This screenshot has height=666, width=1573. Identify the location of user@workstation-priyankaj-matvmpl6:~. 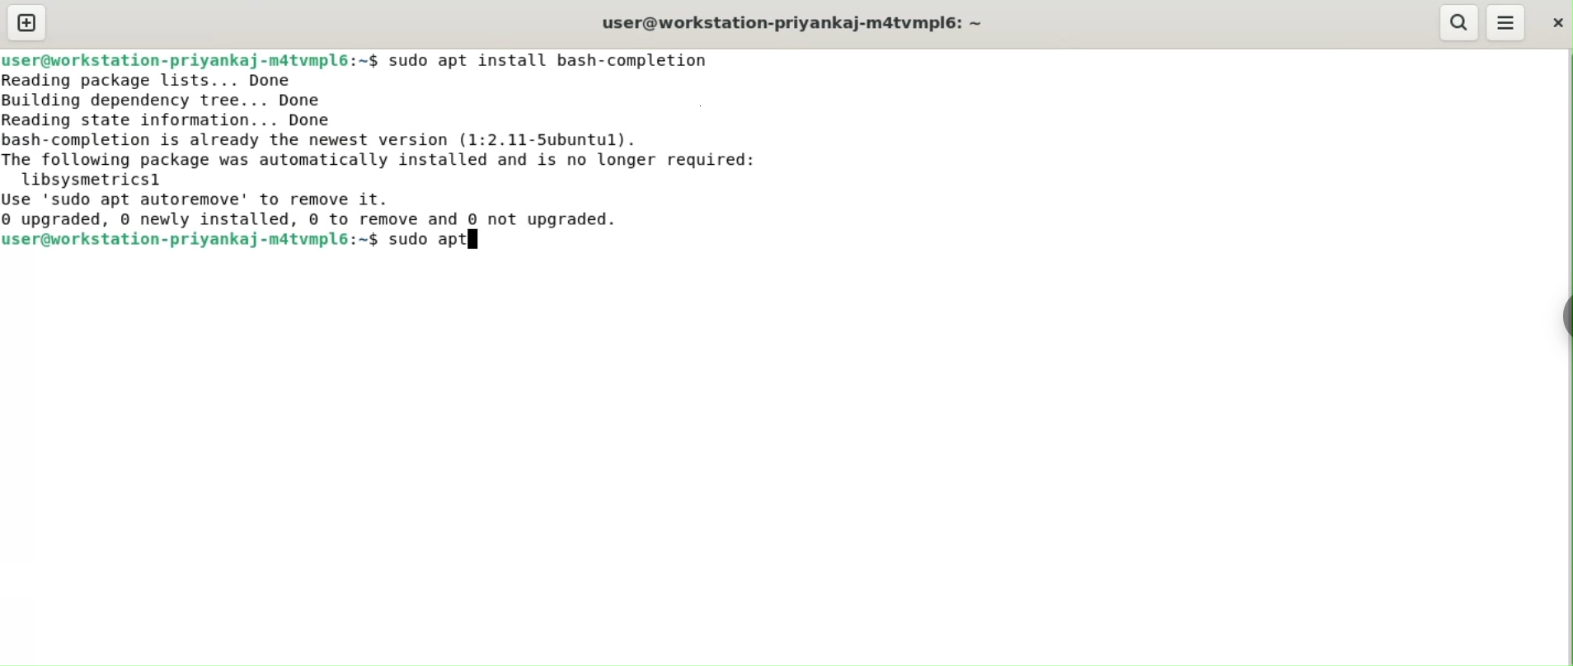
(177, 57).